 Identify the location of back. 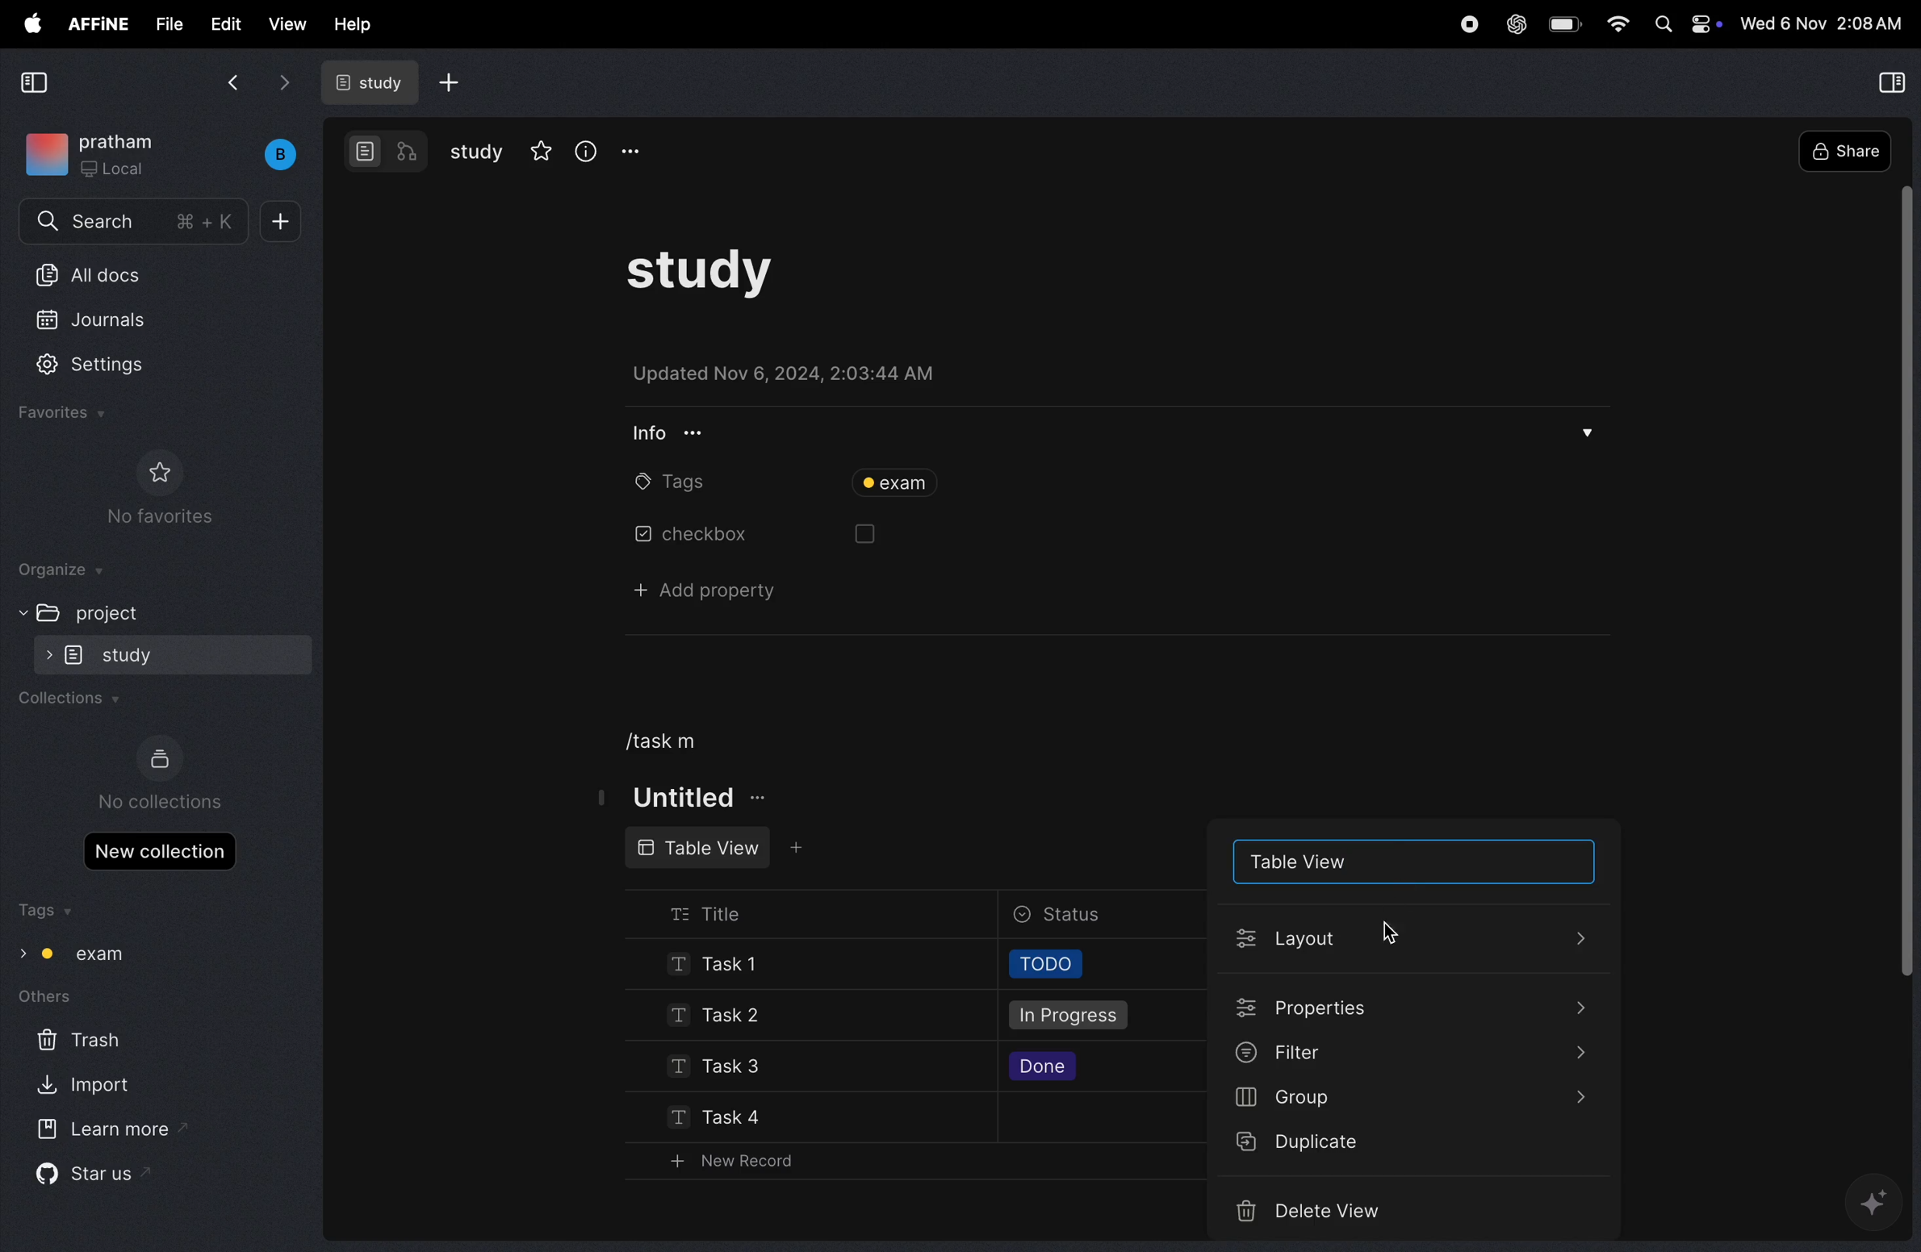
(230, 85).